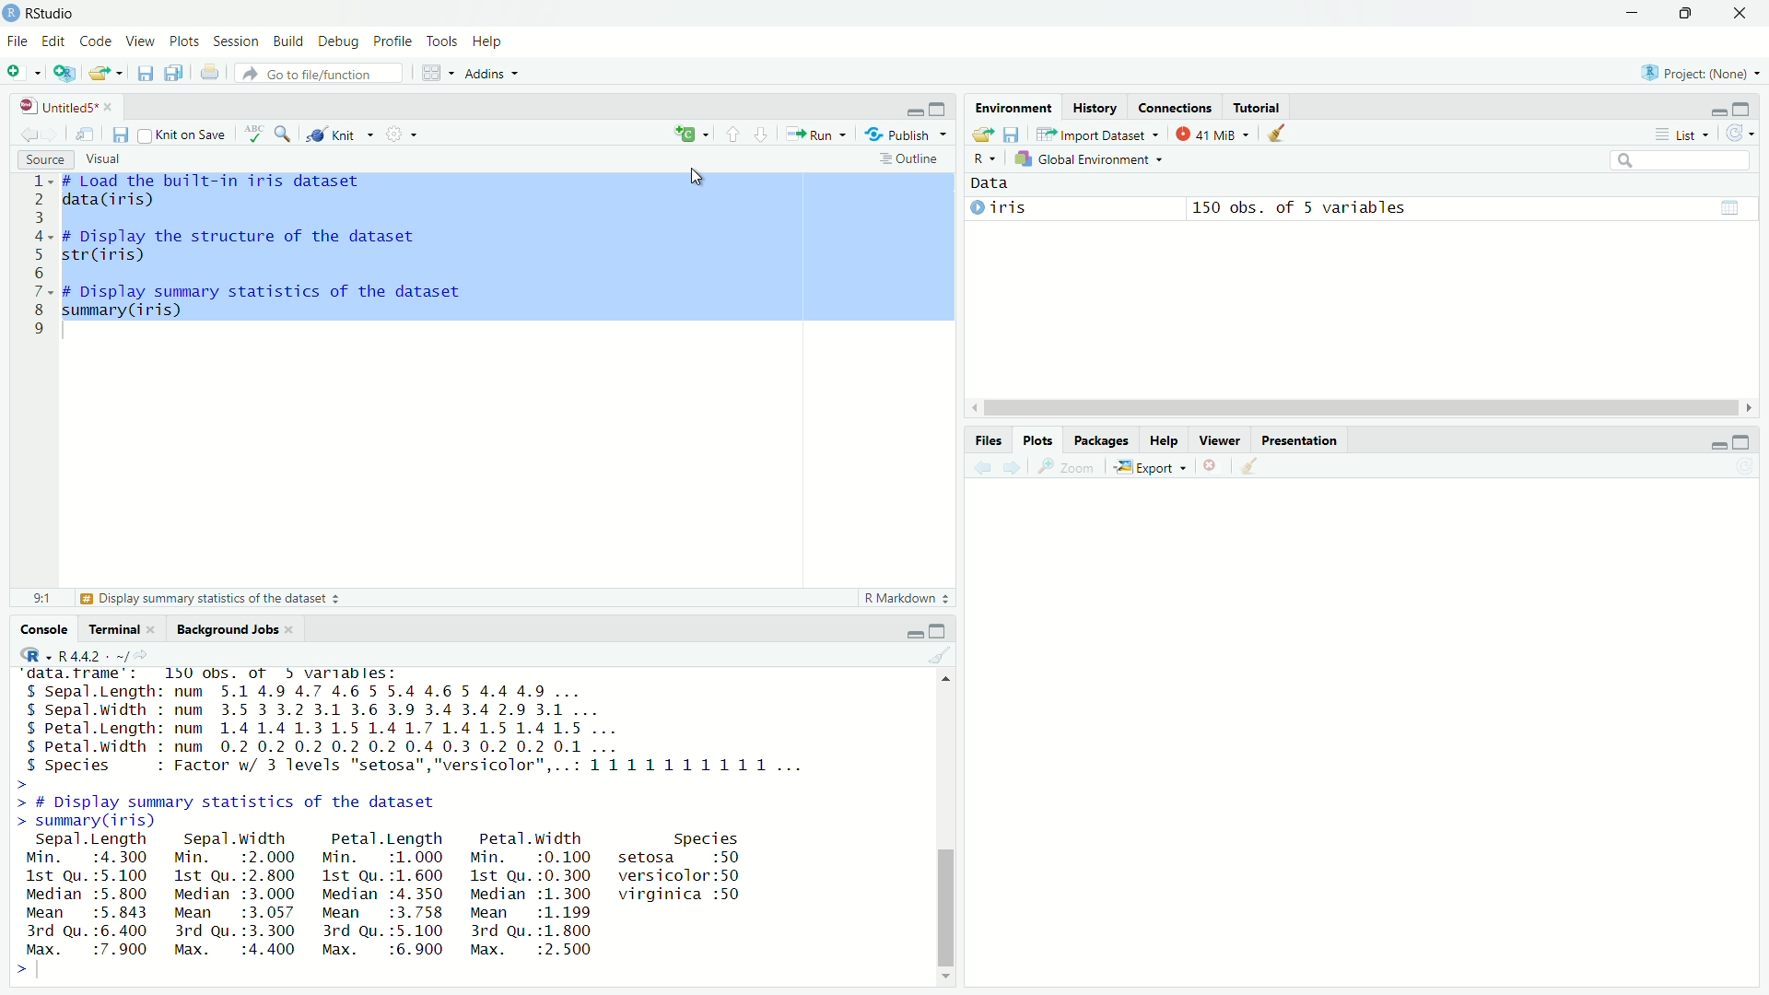 This screenshot has width=1769, height=995. What do you see at coordinates (18, 41) in the screenshot?
I see `File` at bounding box center [18, 41].